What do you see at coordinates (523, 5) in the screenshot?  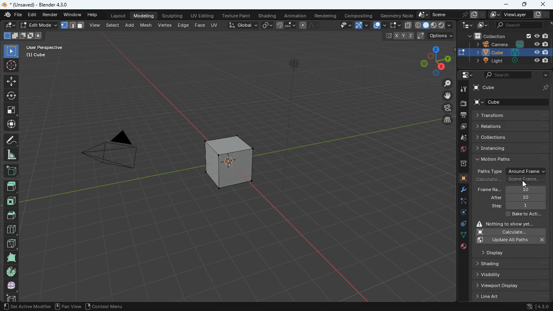 I see `maximize` at bounding box center [523, 5].